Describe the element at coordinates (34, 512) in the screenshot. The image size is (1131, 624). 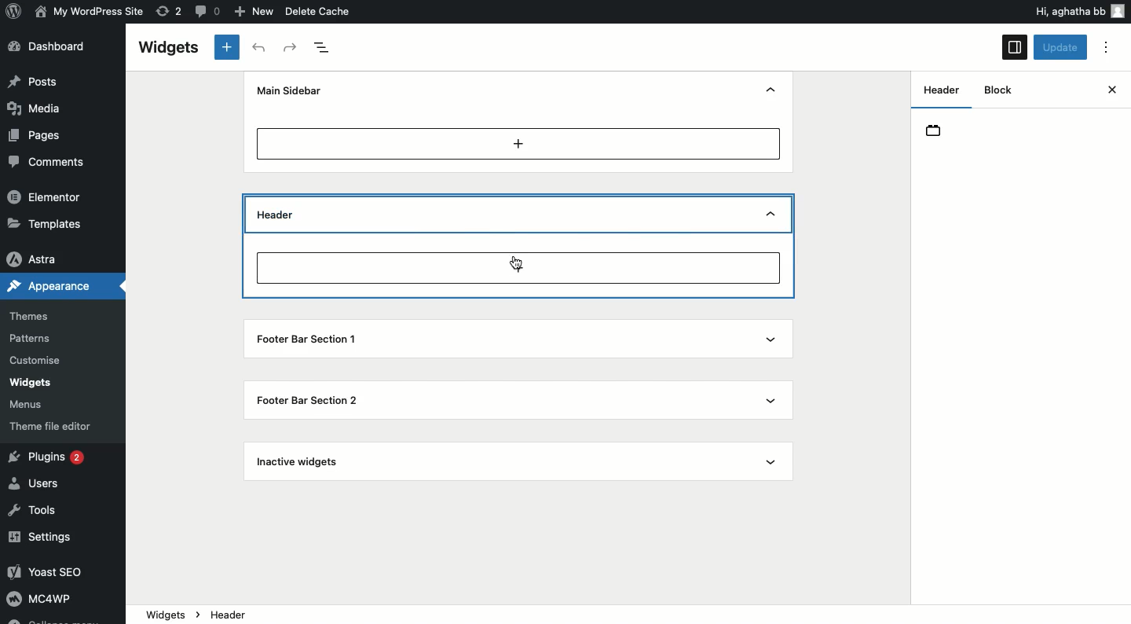
I see `Tools` at that location.